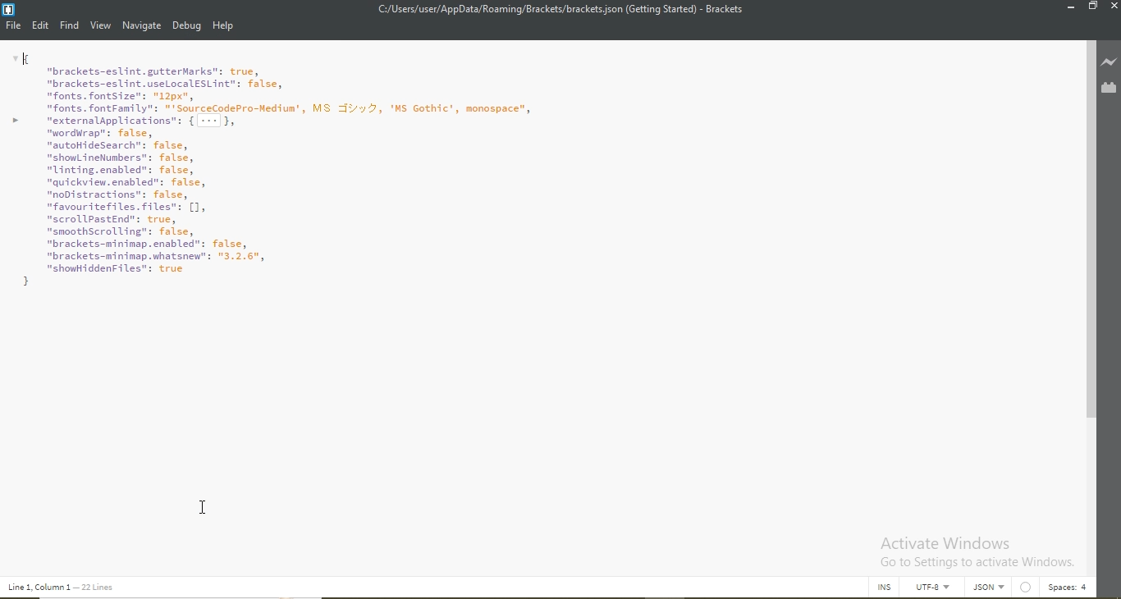  What do you see at coordinates (224, 27) in the screenshot?
I see `Help` at bounding box center [224, 27].